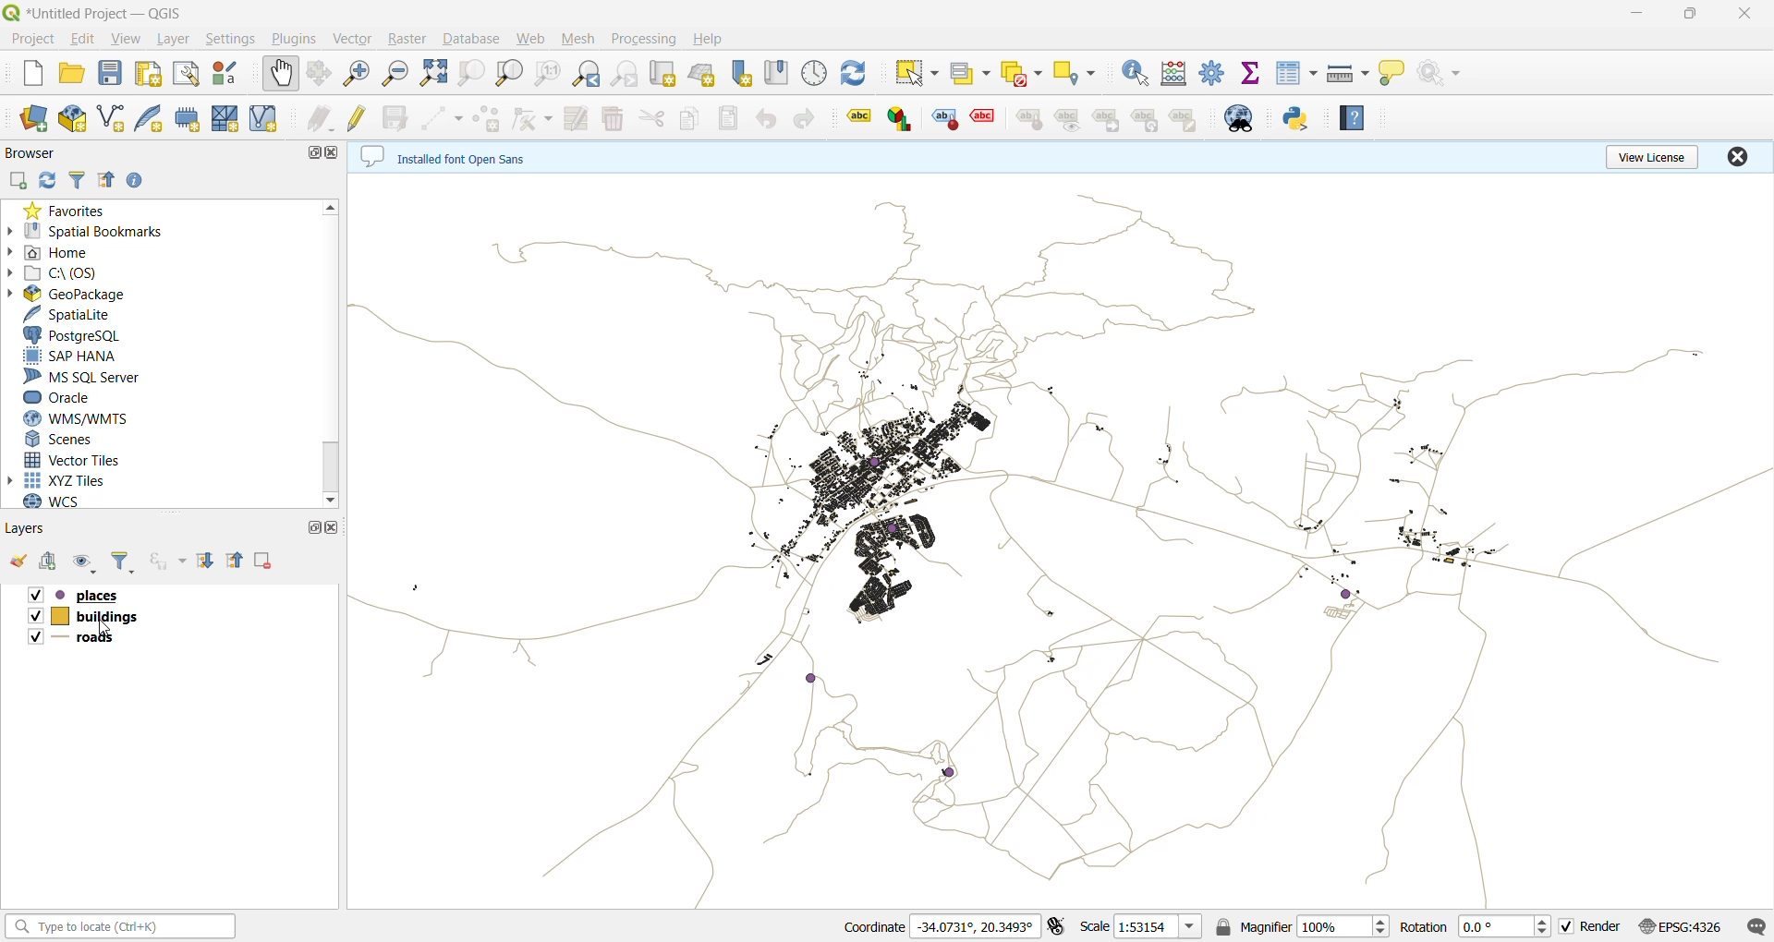  I want to click on close, so click(335, 525).